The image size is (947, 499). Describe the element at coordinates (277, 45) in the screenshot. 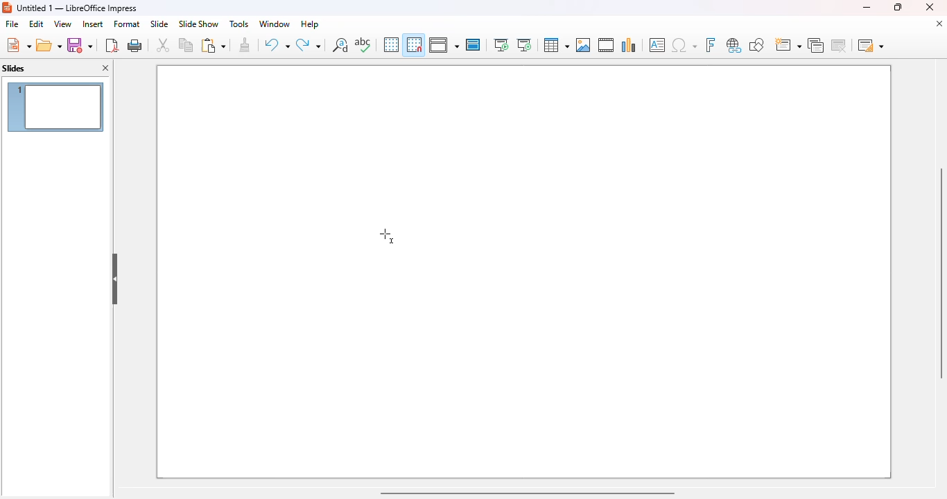

I see `undo` at that location.